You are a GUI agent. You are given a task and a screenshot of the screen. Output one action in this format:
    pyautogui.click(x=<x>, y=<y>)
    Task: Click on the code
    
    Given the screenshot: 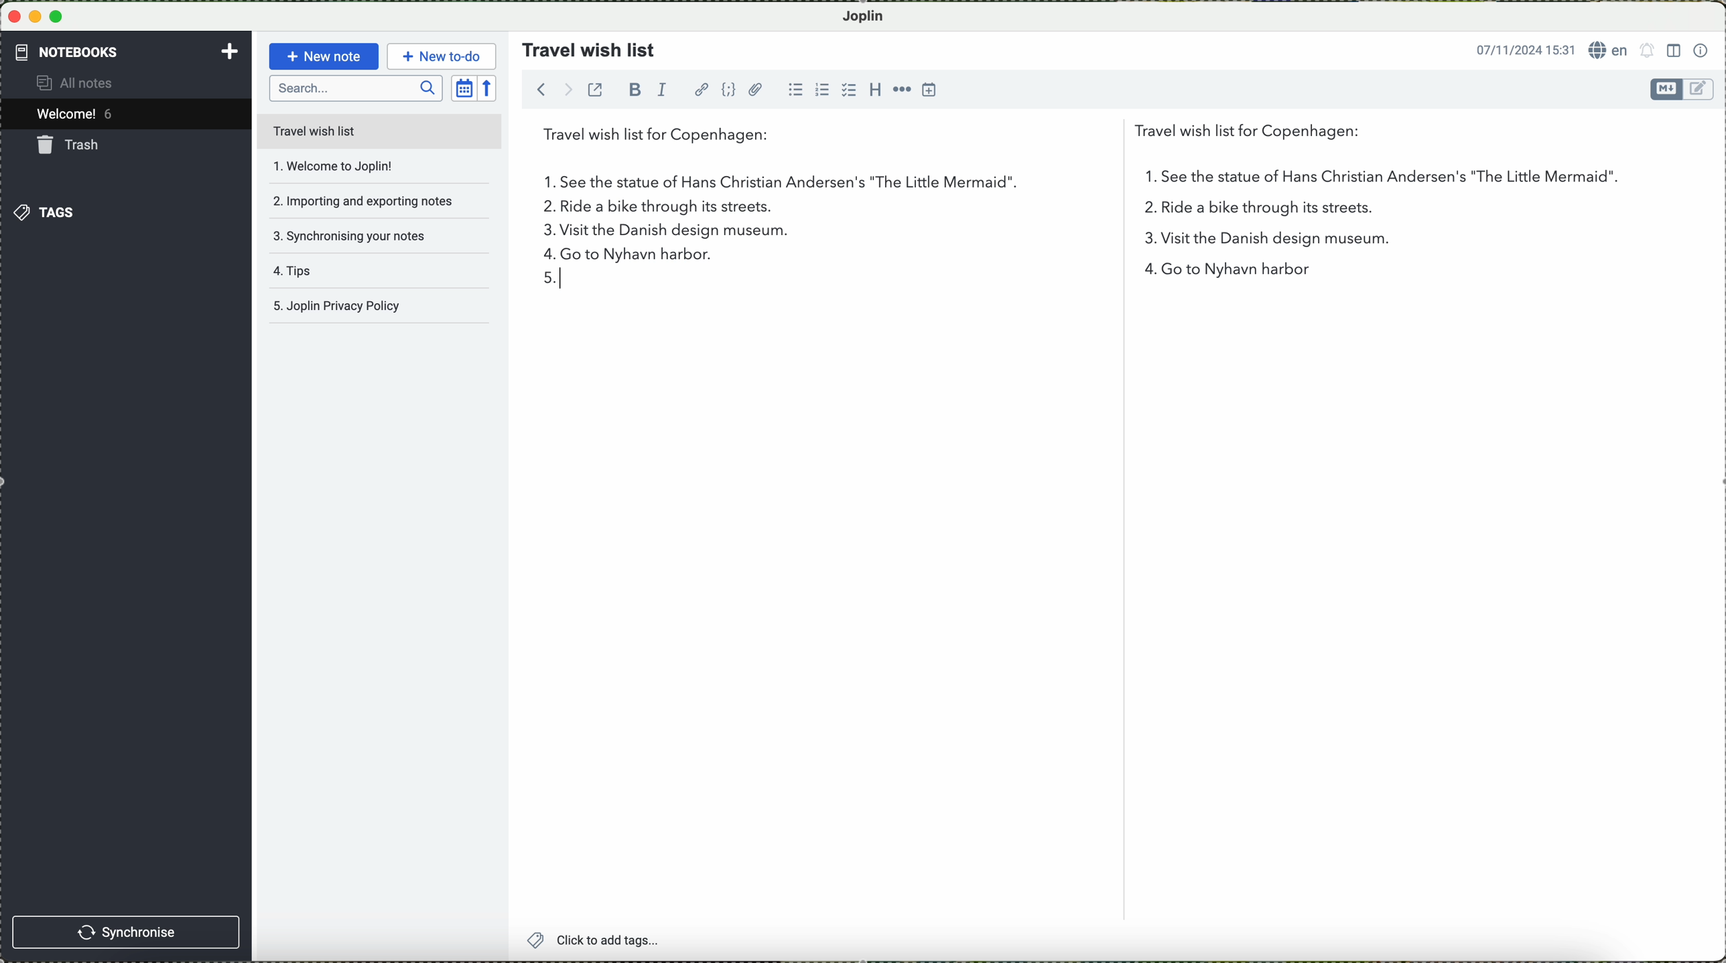 What is the action you would take?
    pyautogui.click(x=730, y=90)
    